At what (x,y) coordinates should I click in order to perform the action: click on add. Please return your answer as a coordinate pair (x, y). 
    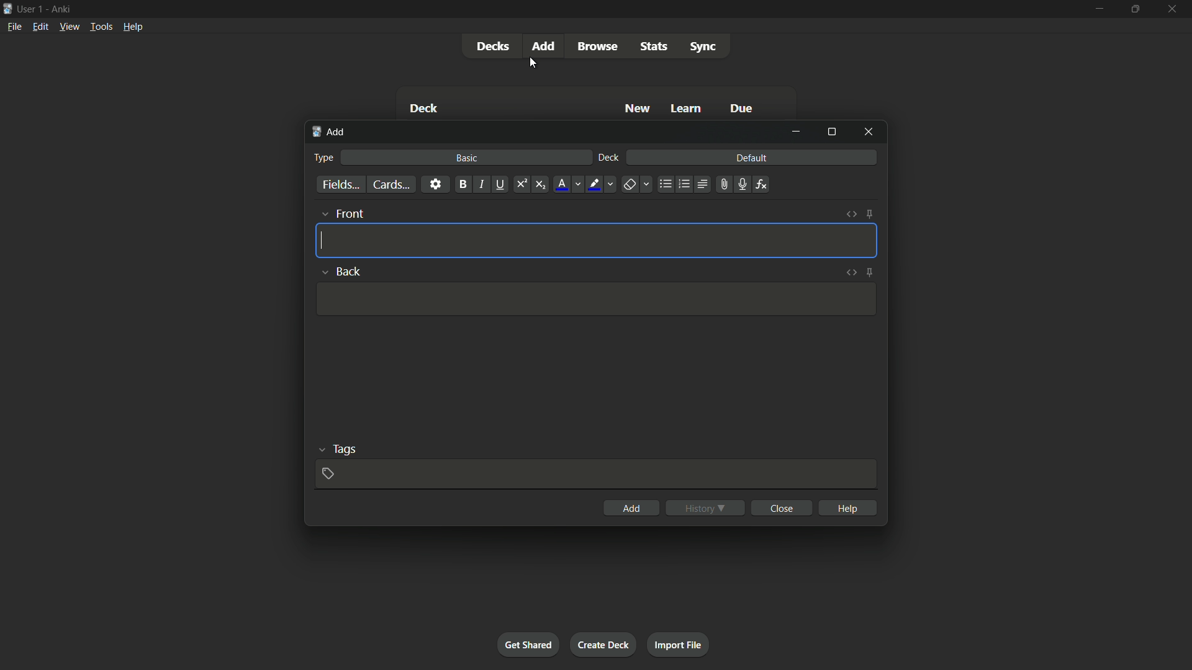
    Looking at the image, I should click on (330, 132).